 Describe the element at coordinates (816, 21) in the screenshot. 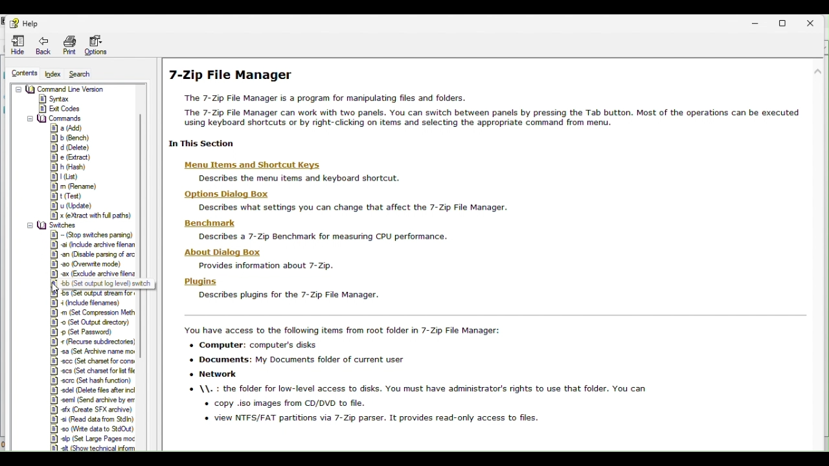

I see `Close` at that location.